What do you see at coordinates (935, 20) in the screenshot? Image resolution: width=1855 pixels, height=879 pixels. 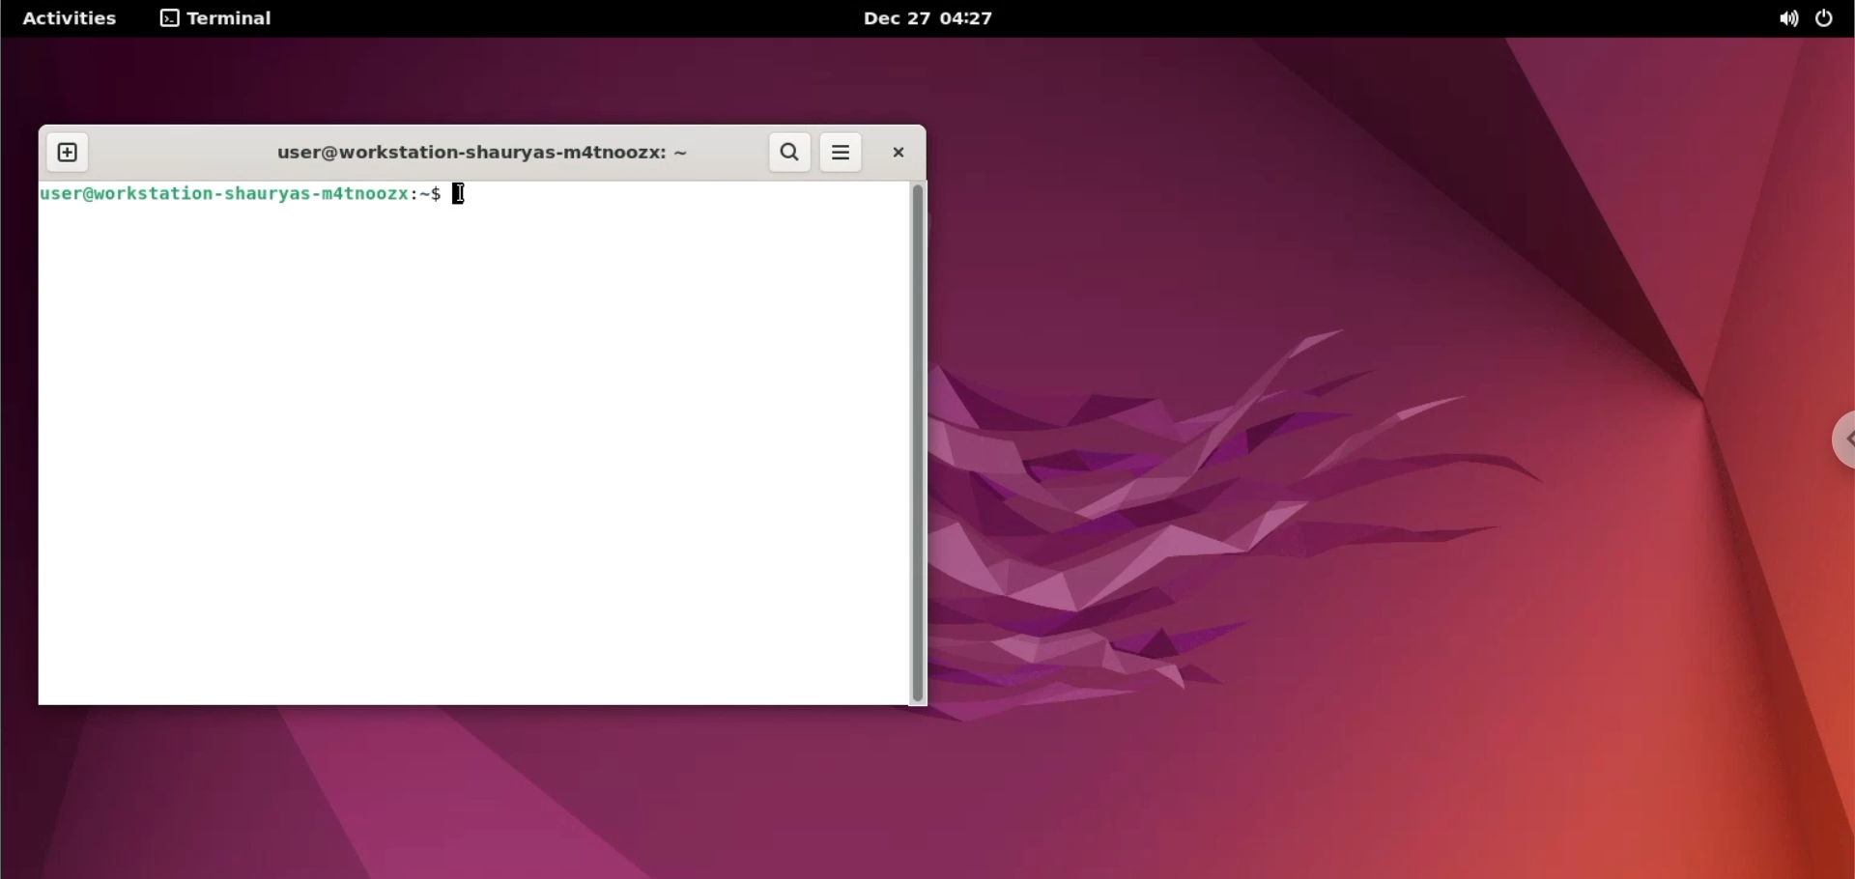 I see `Dec 27 04:27` at bounding box center [935, 20].